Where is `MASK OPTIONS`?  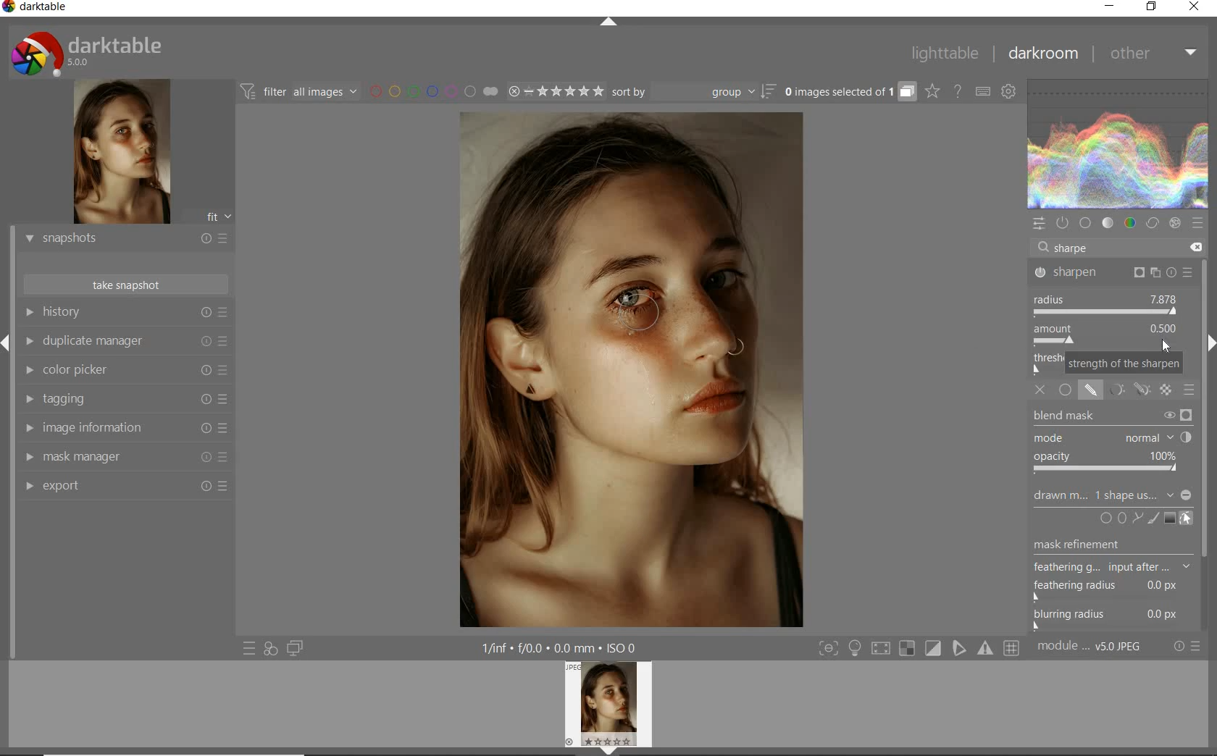
MASK OPTIONS is located at coordinates (1126, 395).